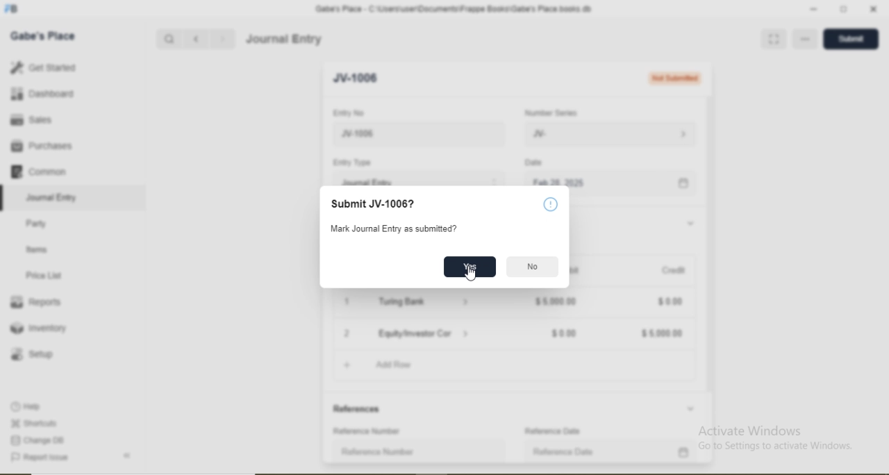  What do you see at coordinates (683, 184) in the screenshot?
I see `Calendar` at bounding box center [683, 184].